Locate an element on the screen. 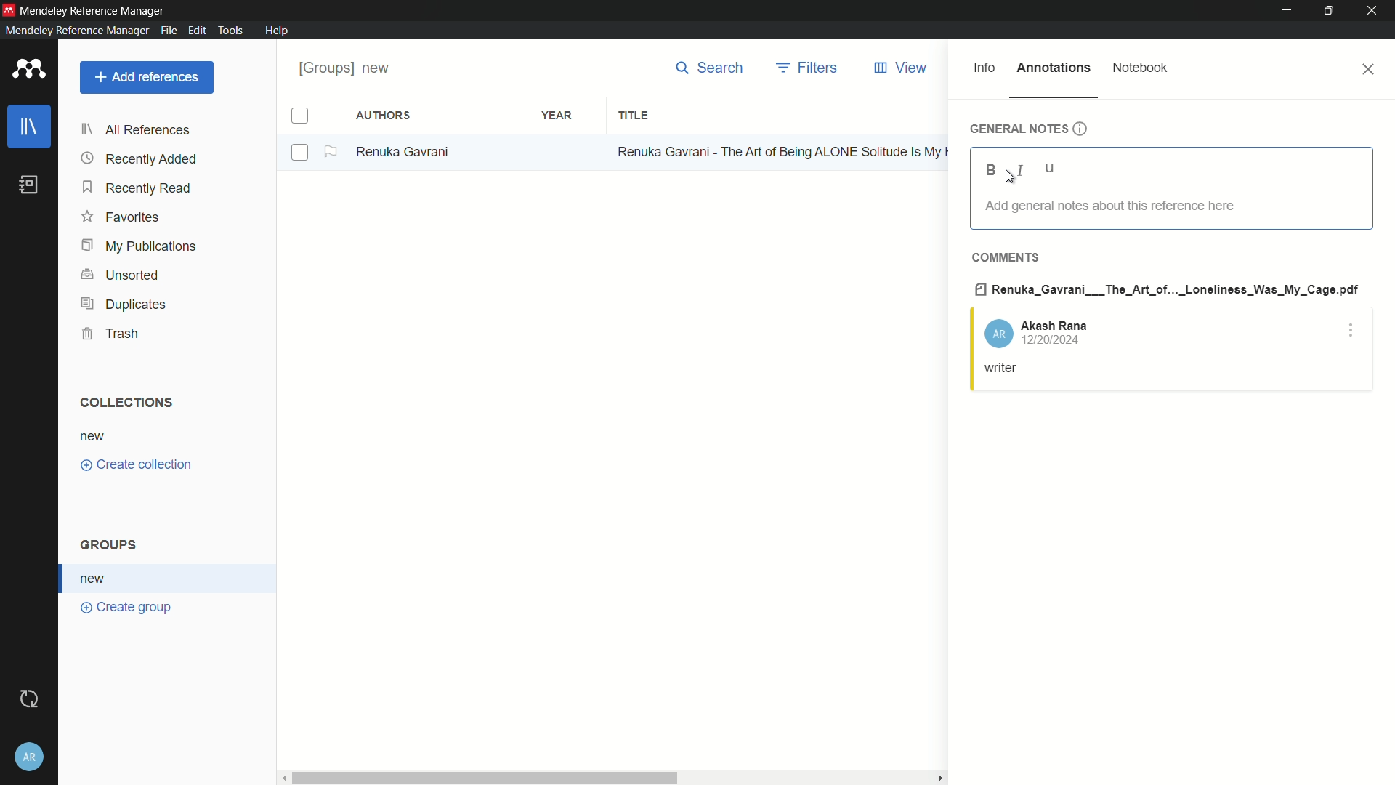 The width and height of the screenshot is (1395, 785). app name is located at coordinates (95, 9).